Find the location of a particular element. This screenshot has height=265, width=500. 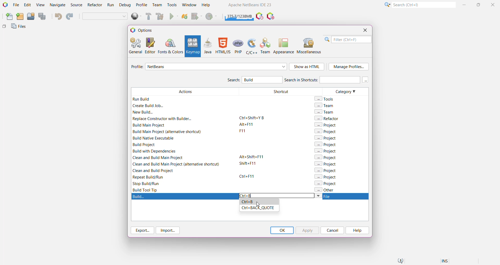

Set Project Configuration is located at coordinates (105, 17).